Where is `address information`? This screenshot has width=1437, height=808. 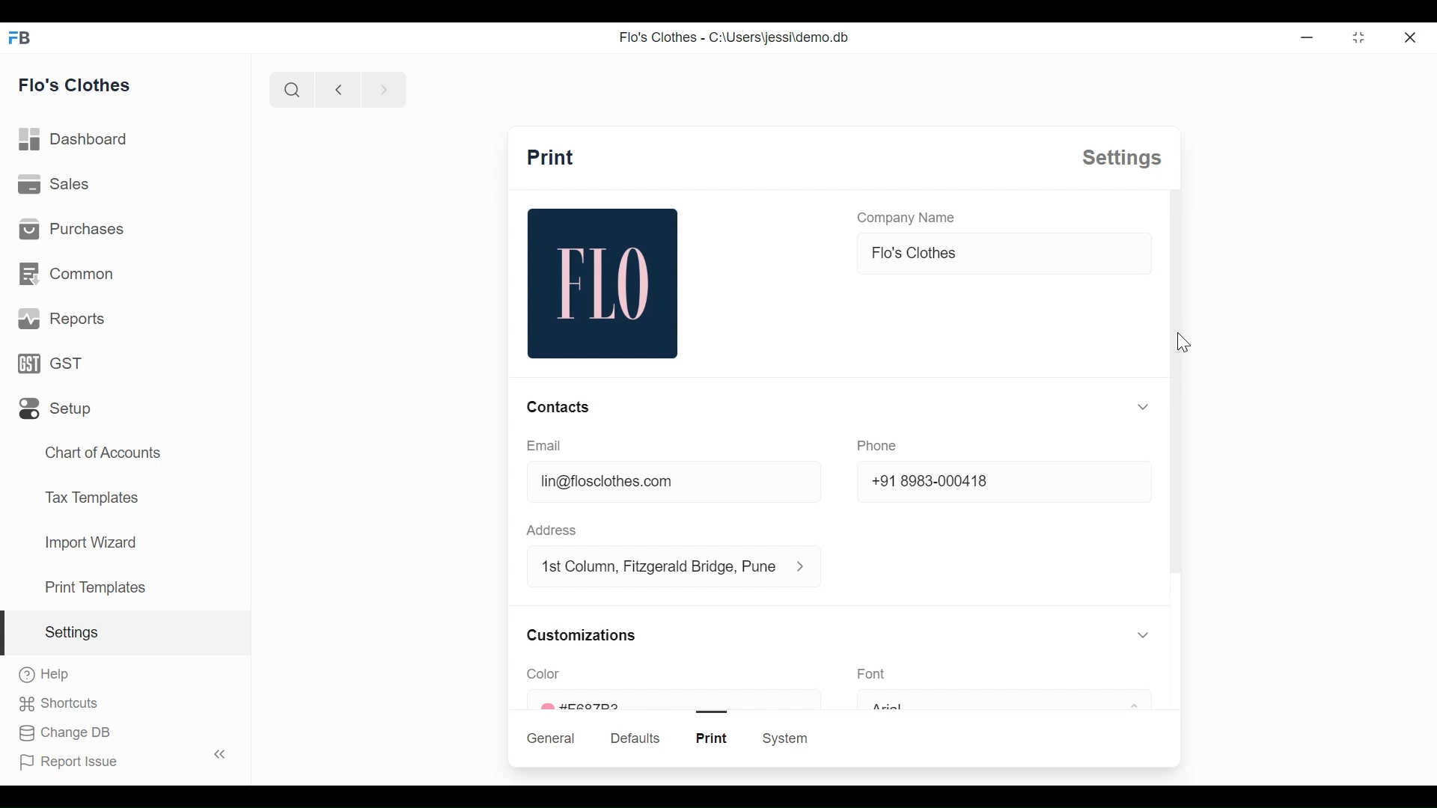
address information is located at coordinates (803, 566).